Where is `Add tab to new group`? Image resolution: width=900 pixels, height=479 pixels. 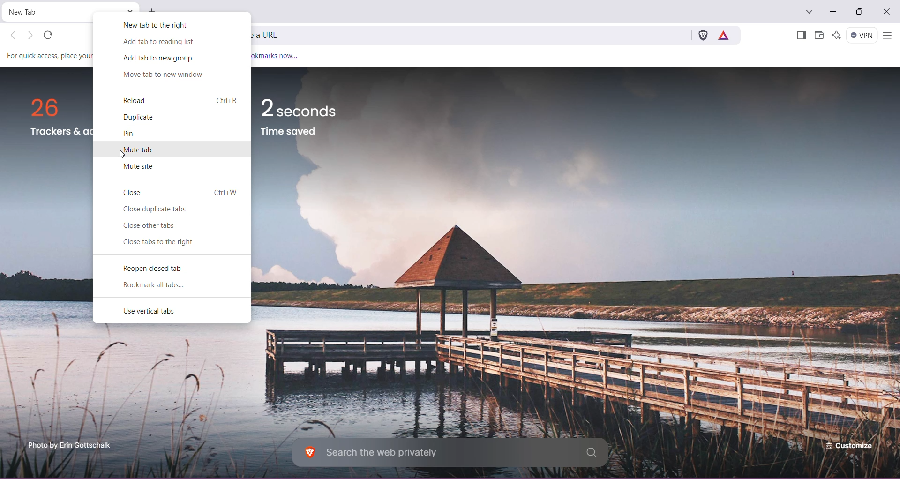 Add tab to new group is located at coordinates (158, 59).